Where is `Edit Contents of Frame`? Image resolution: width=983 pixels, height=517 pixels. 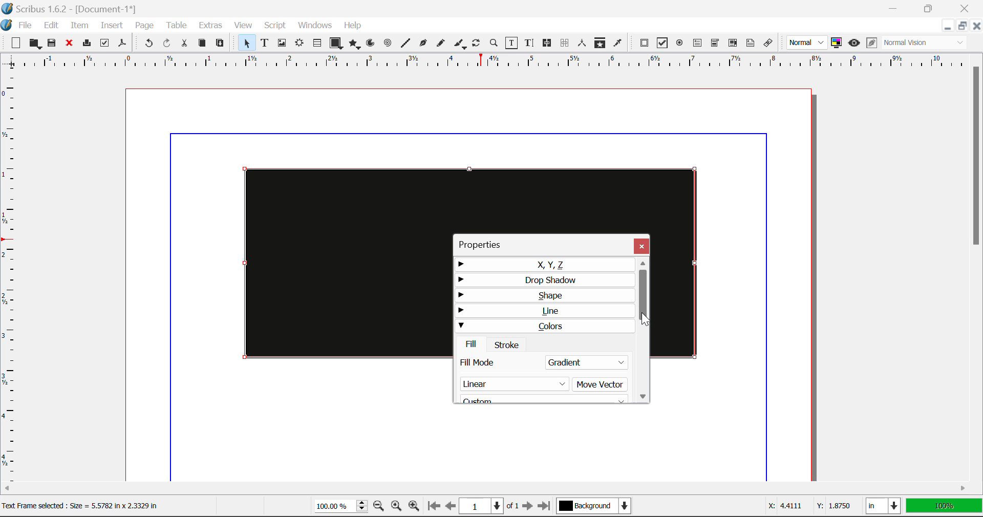
Edit Contents of Frame is located at coordinates (512, 44).